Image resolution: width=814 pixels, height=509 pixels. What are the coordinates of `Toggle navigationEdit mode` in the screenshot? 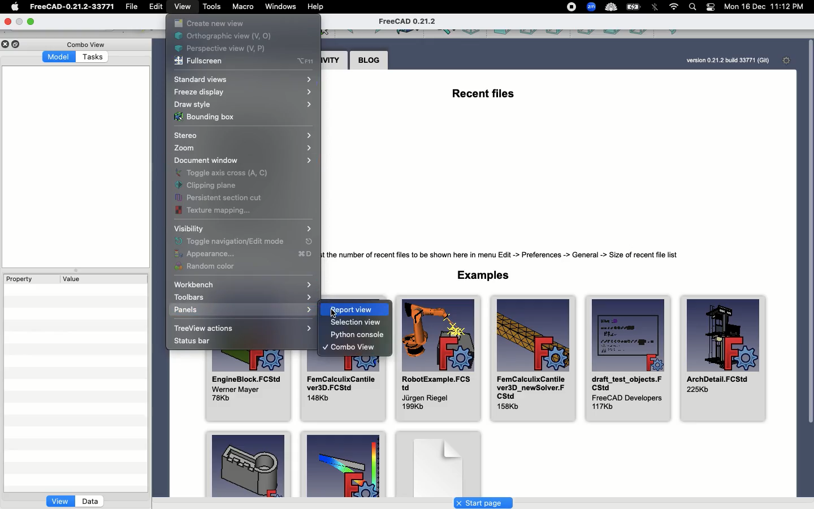 It's located at (244, 241).